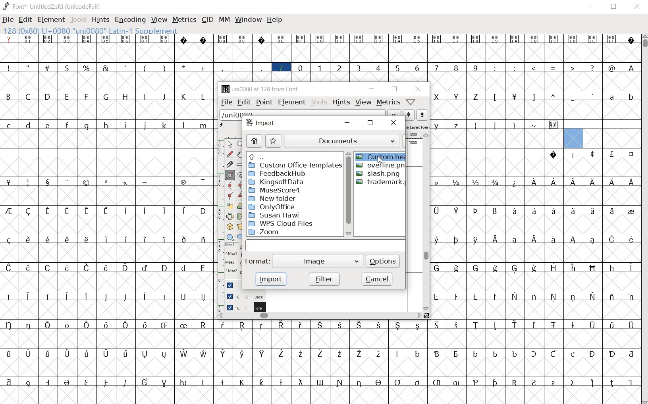 This screenshot has height=404, width=648. I want to click on glyph, so click(28, 39).